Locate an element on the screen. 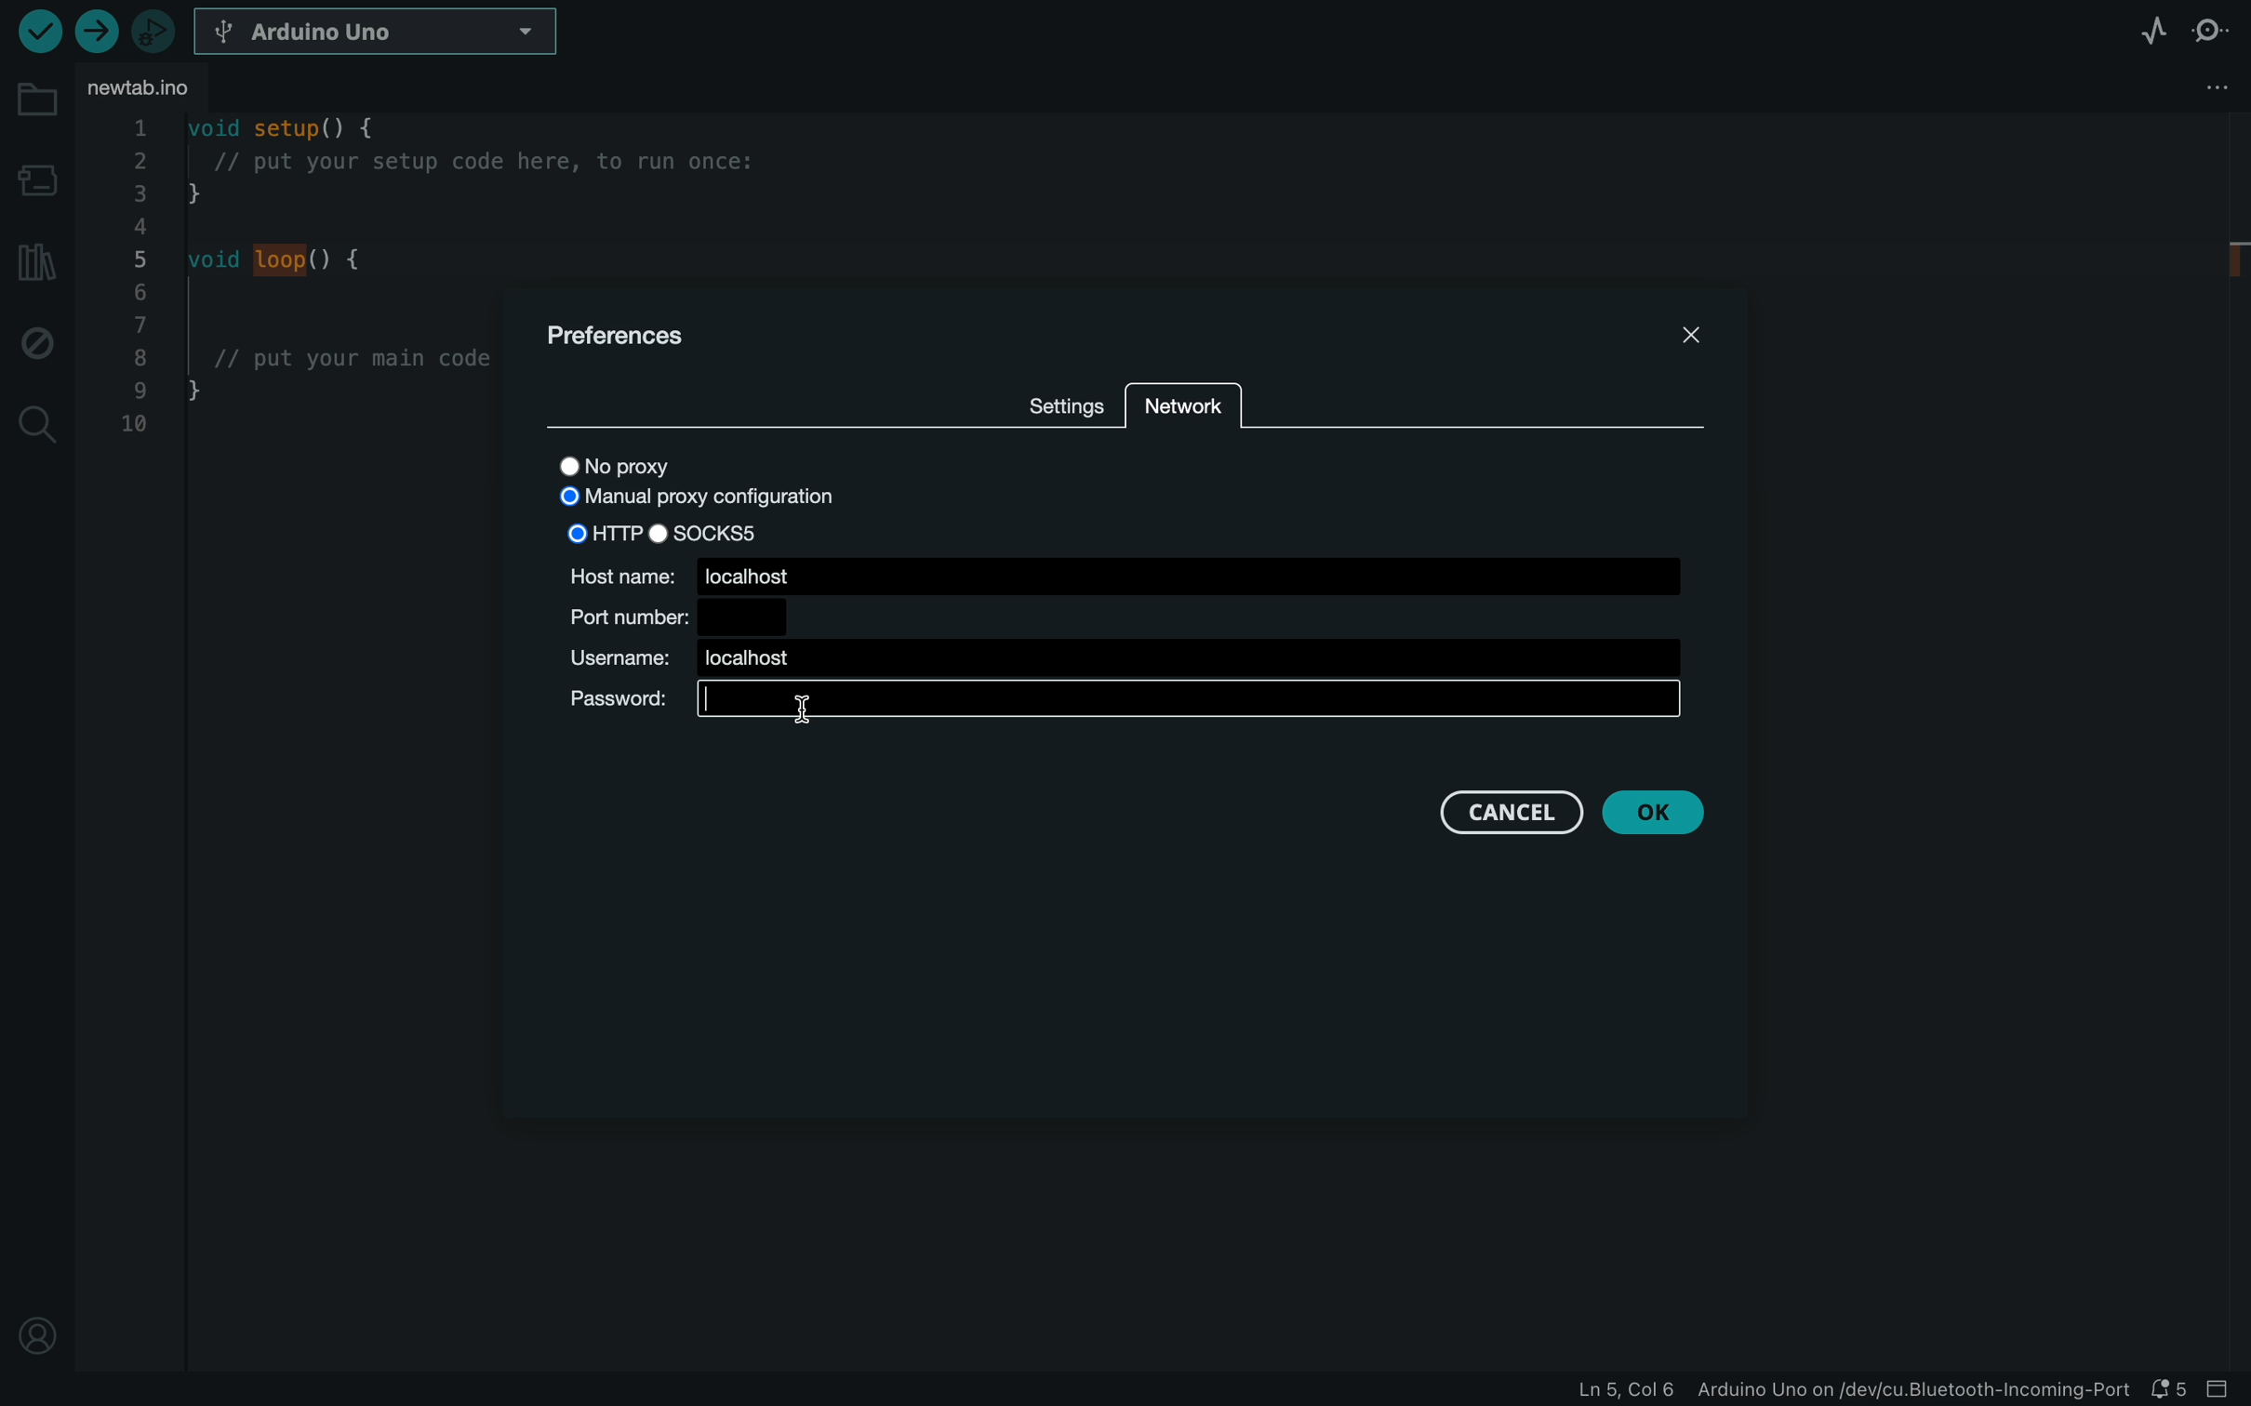 This screenshot has width=2251, height=1406. cursor is located at coordinates (806, 707).